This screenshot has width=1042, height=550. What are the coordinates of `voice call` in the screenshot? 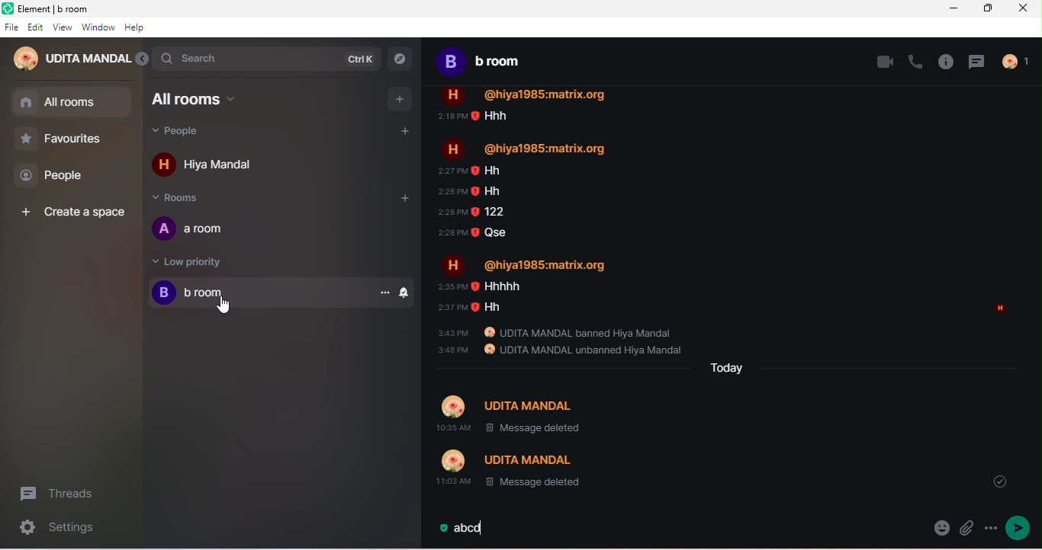 It's located at (916, 61).